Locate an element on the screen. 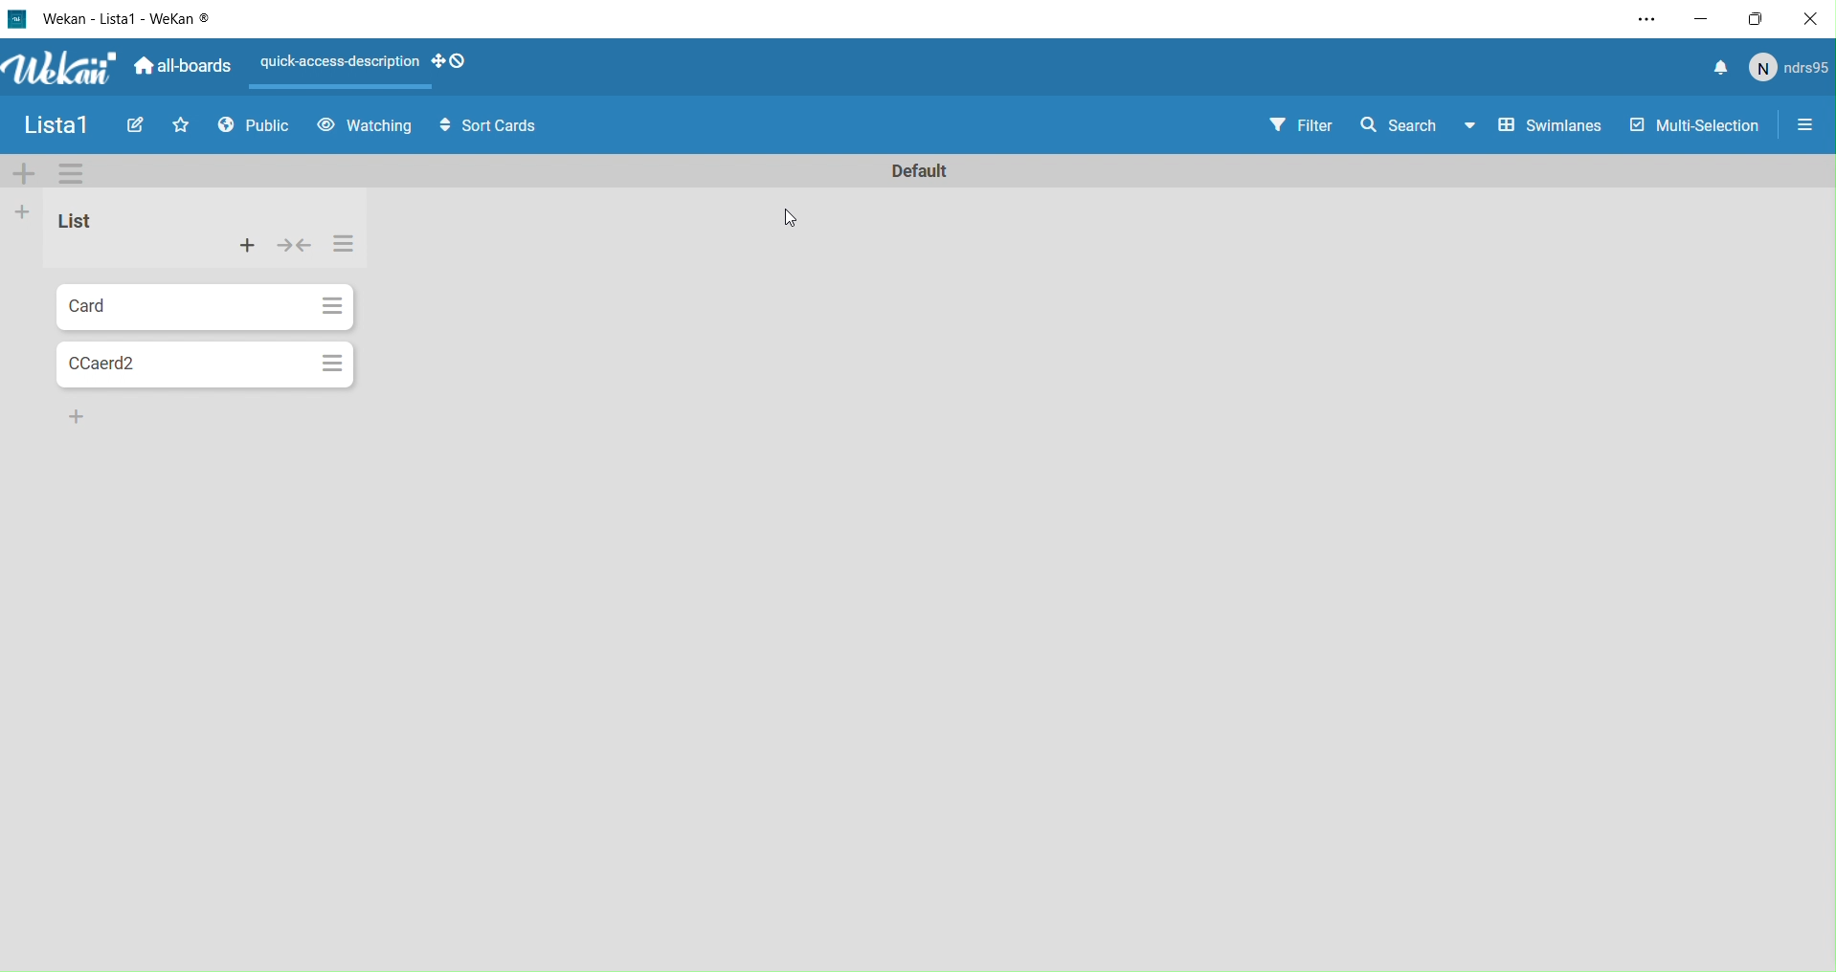  Settings is located at coordinates (1812, 124).